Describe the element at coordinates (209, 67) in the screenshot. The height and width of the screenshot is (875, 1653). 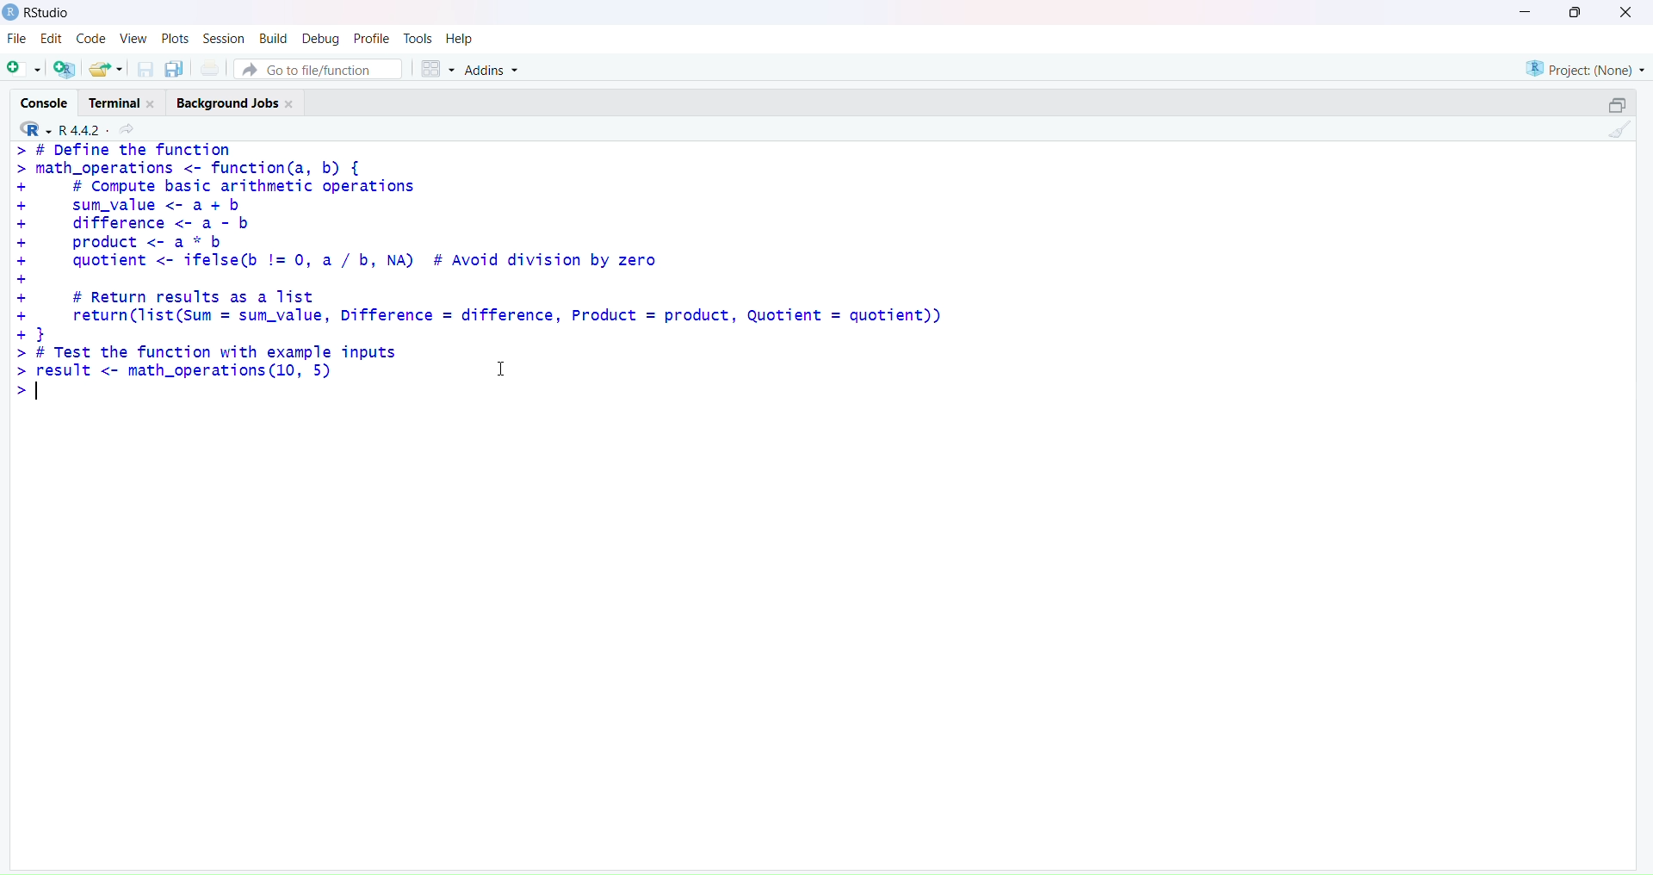
I see `Print the current file` at that location.